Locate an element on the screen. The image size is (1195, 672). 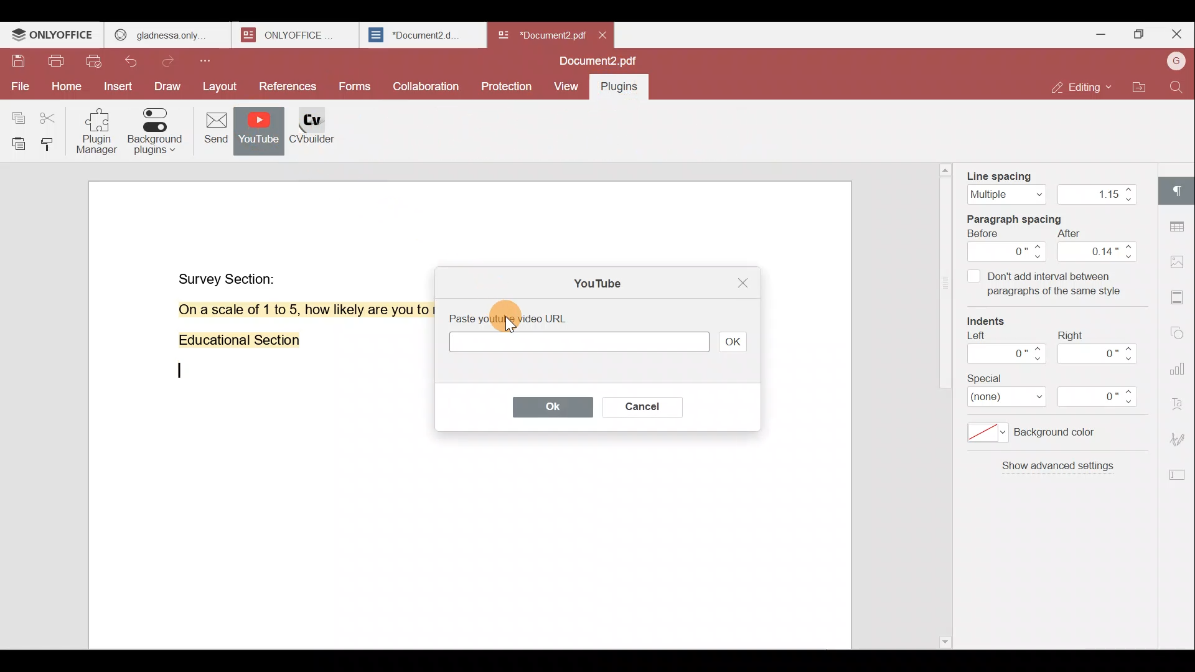
Document2.d is located at coordinates (422, 35).